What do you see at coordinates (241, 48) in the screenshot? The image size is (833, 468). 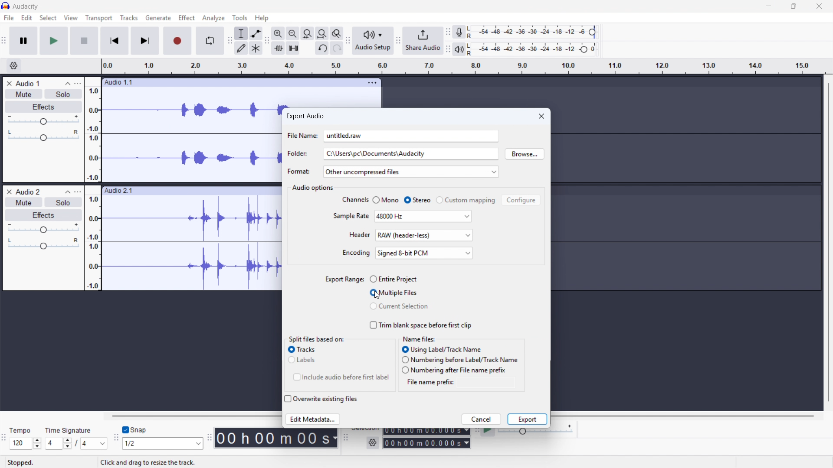 I see `Draw tool ` at bounding box center [241, 48].